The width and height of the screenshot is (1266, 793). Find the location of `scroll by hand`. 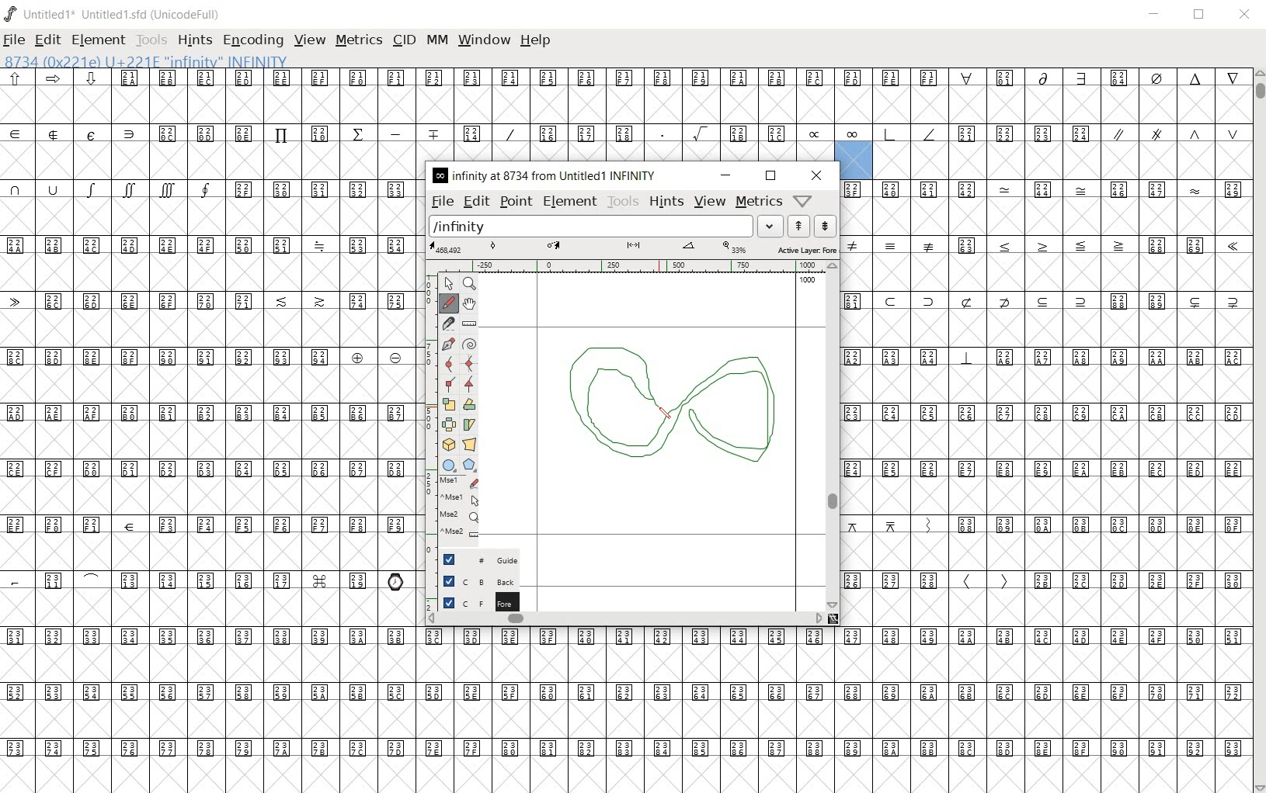

scroll by hand is located at coordinates (471, 303).